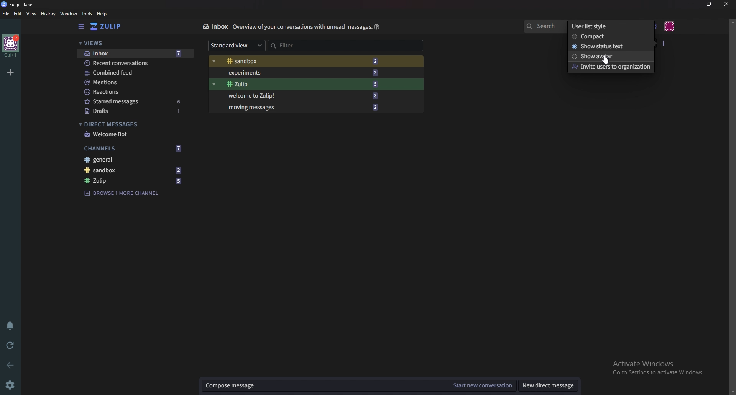 Image resolution: width=736 pixels, height=395 pixels. I want to click on browse channel, so click(121, 194).